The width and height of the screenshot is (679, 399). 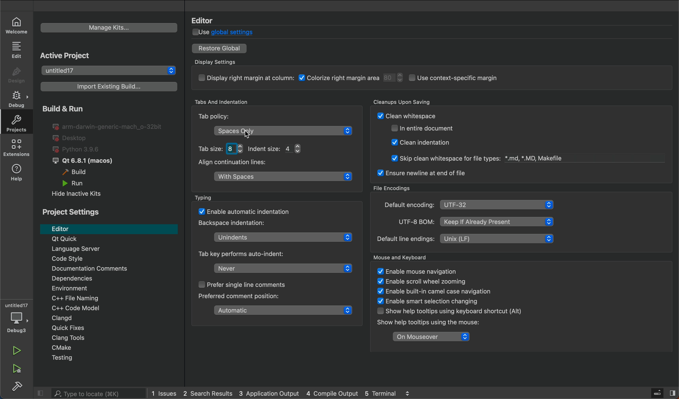 What do you see at coordinates (371, 80) in the screenshot?
I see `display settings` at bounding box center [371, 80].